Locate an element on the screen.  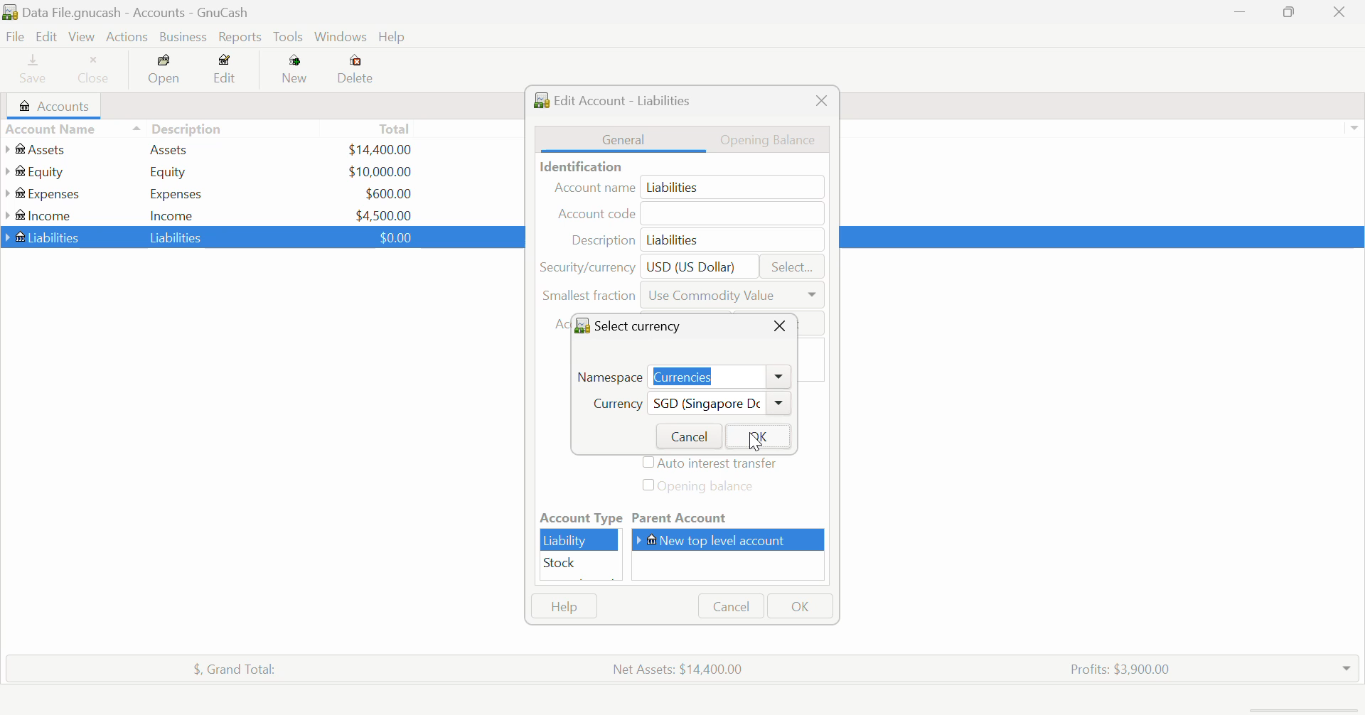
Namespace: Currencies is located at coordinates (682, 375).